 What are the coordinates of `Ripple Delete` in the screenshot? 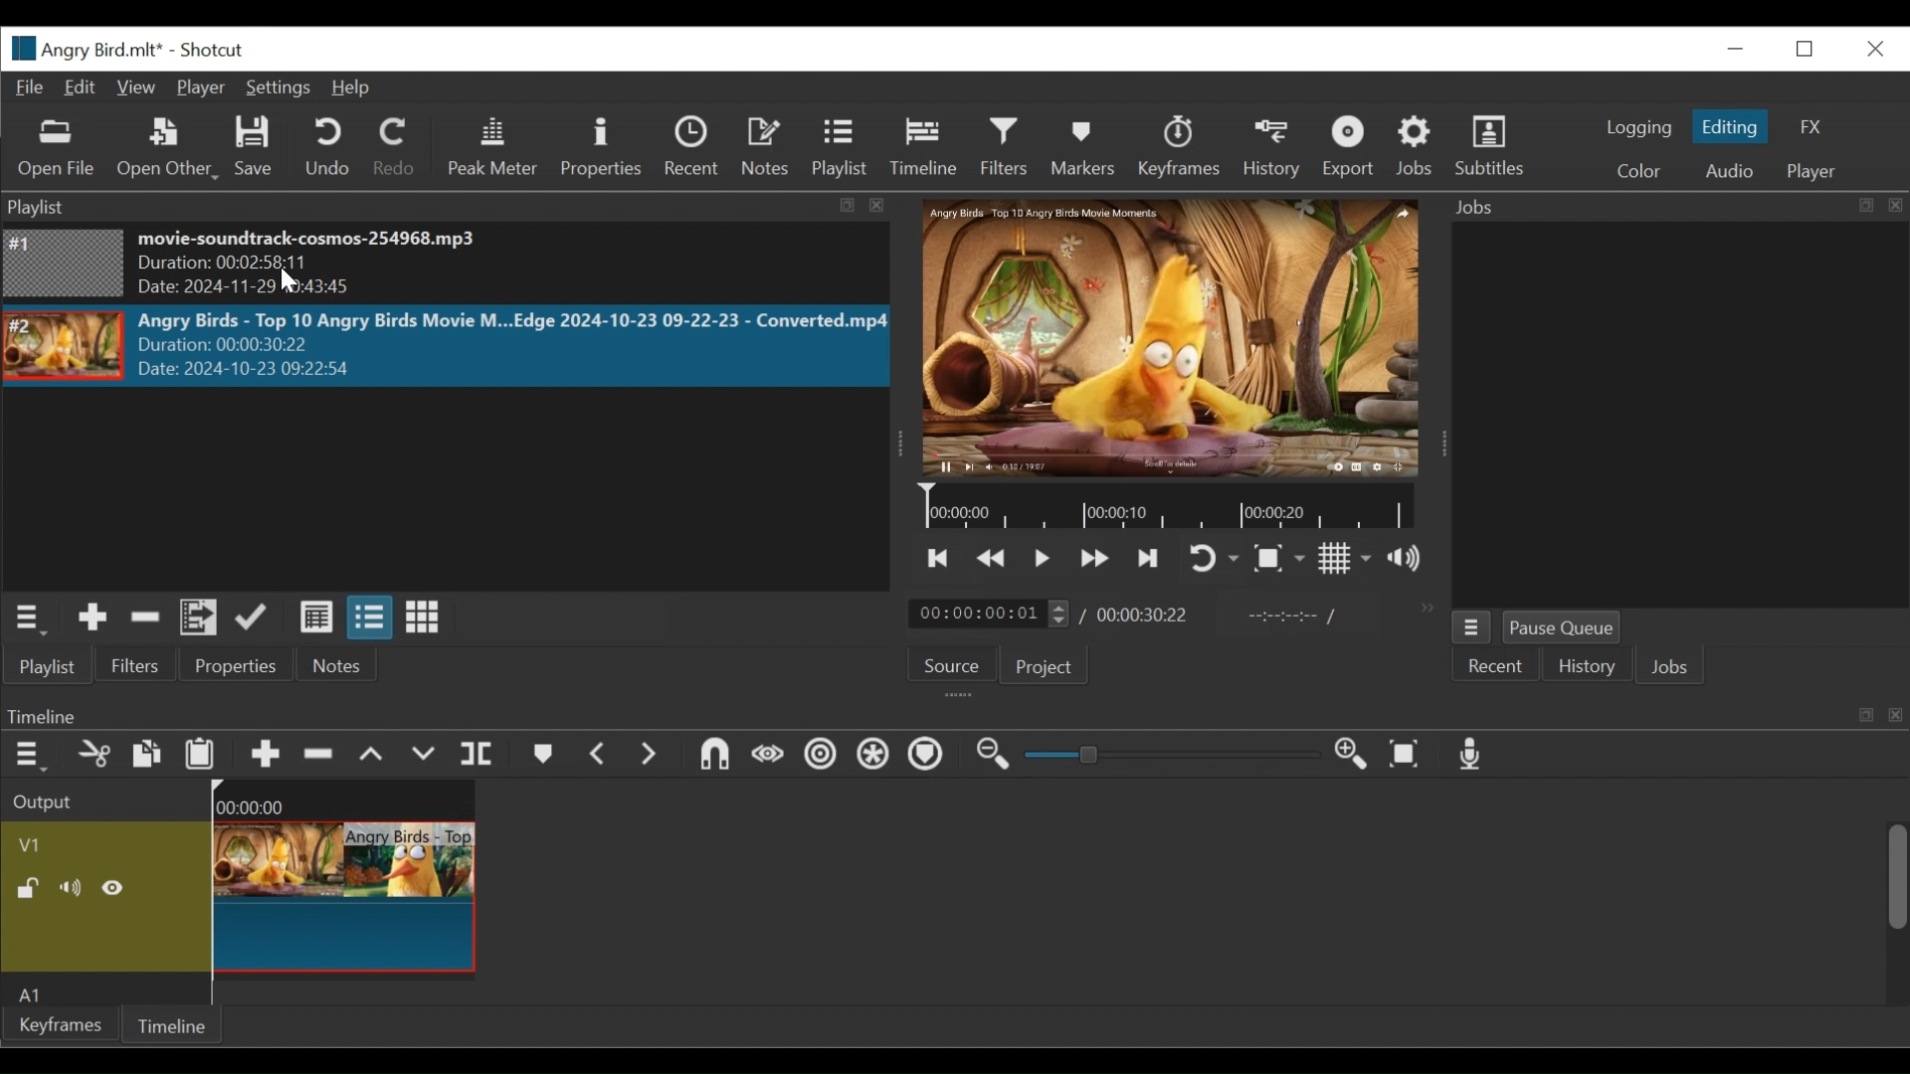 It's located at (319, 756).